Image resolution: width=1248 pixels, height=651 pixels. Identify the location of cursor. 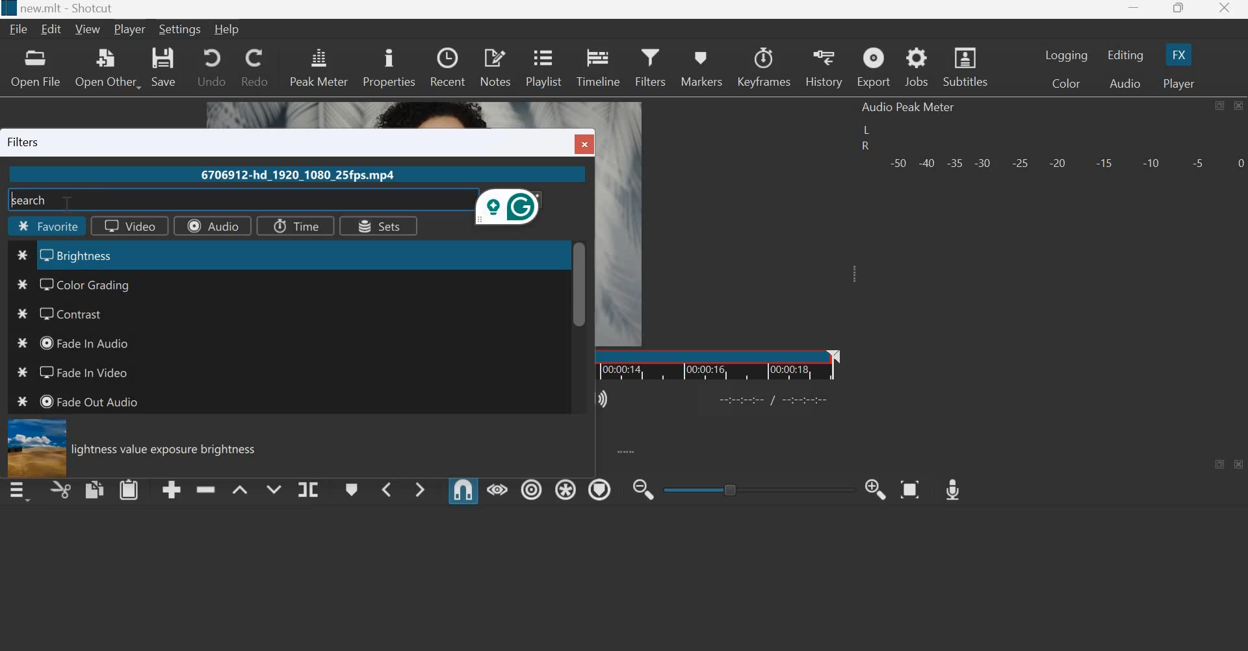
(70, 203).